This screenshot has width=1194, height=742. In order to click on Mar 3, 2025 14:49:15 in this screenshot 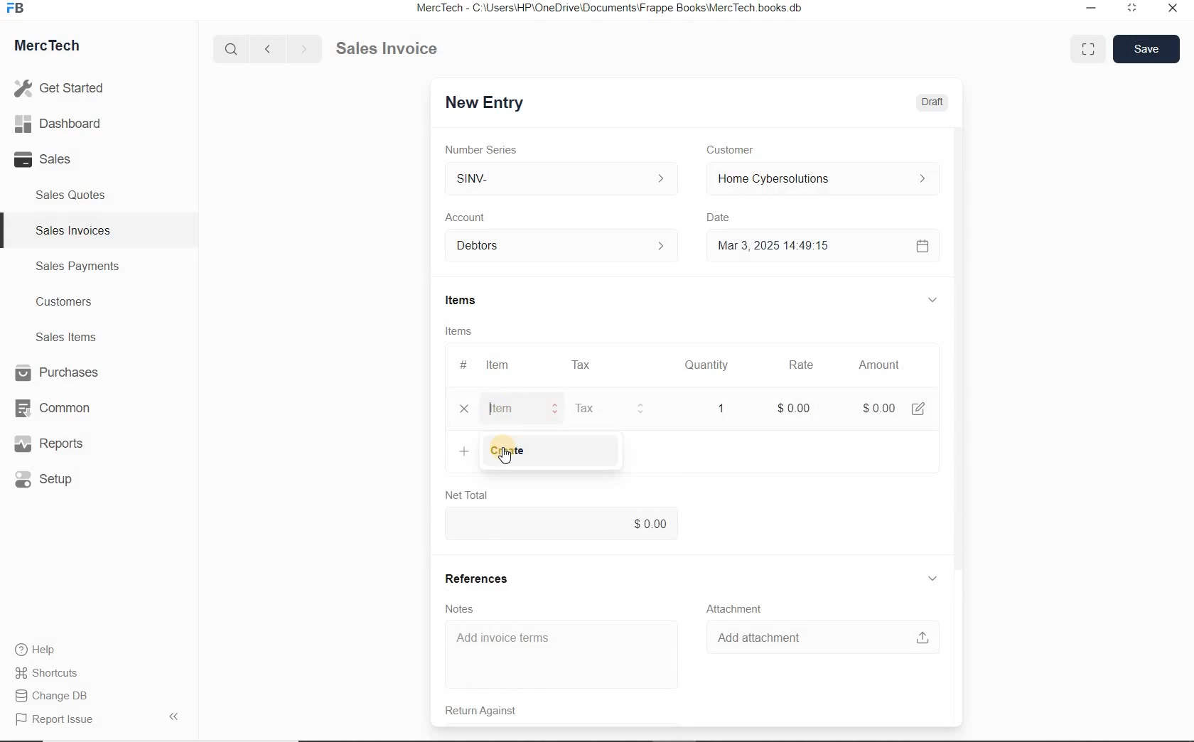, I will do `click(778, 245)`.